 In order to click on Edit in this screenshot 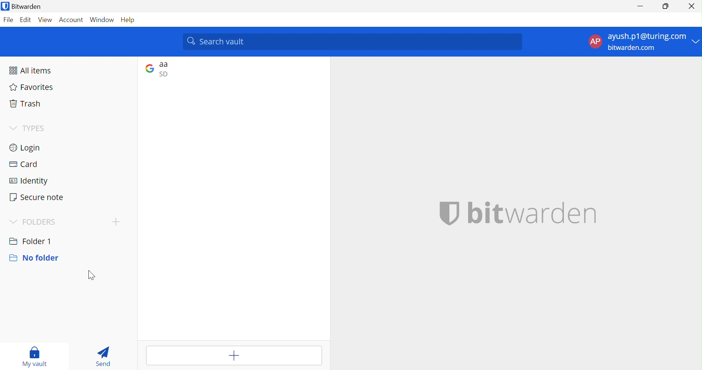, I will do `click(25, 19)`.